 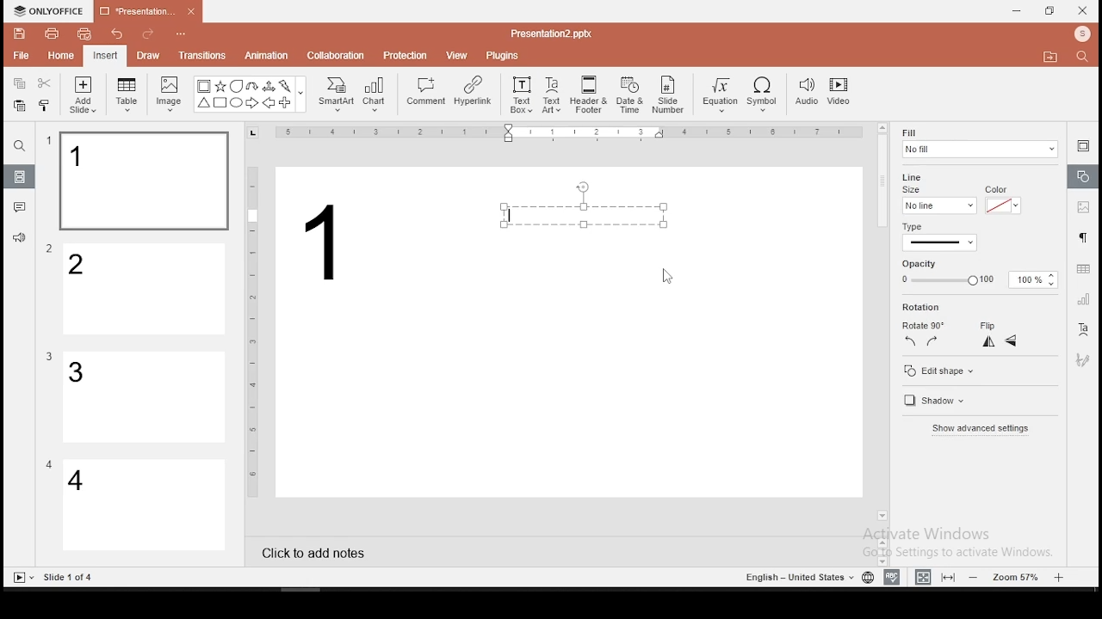 What do you see at coordinates (1053, 58) in the screenshot?
I see `Move to folder` at bounding box center [1053, 58].